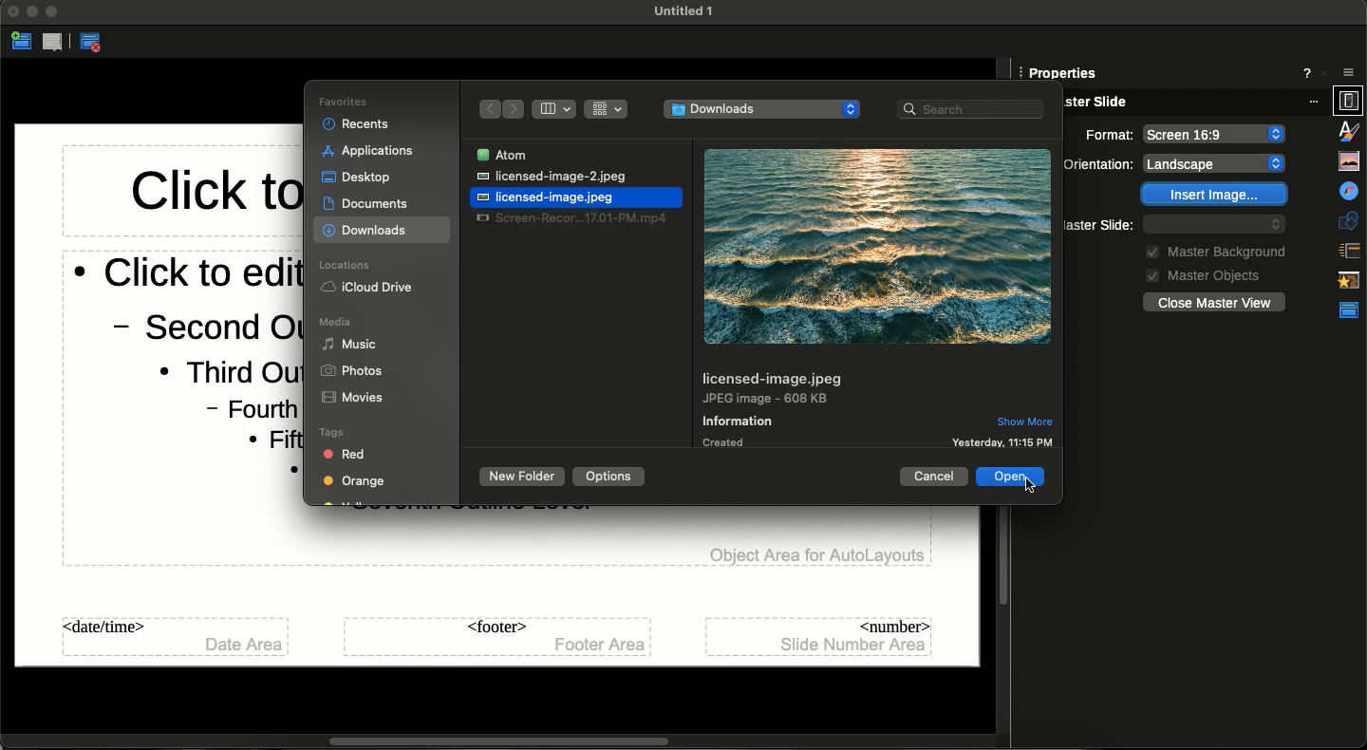  Describe the element at coordinates (1215, 224) in the screenshot. I see `Default` at that location.